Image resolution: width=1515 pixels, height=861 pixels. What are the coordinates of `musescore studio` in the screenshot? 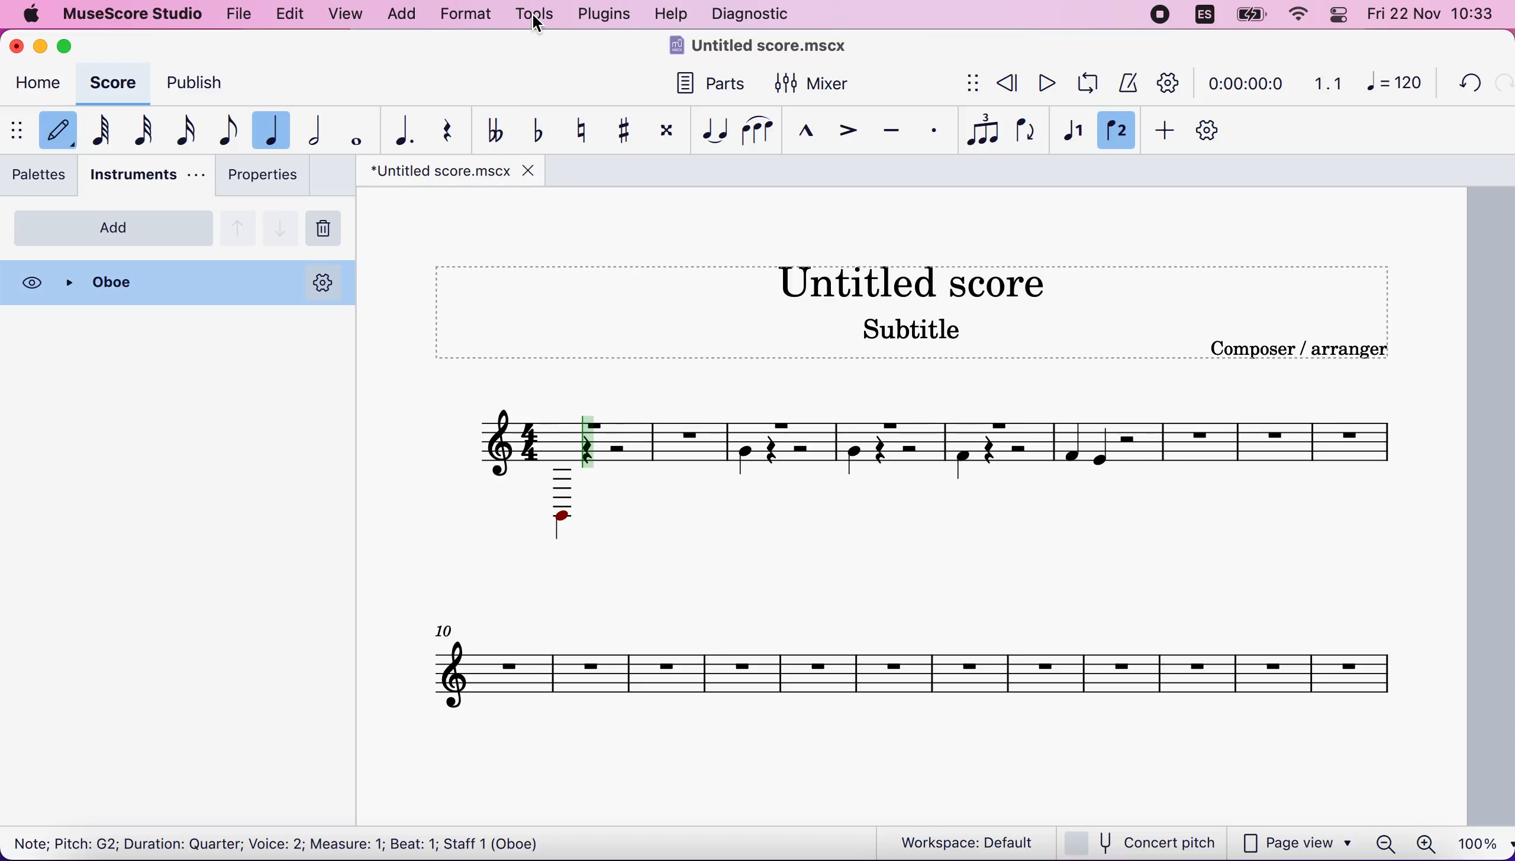 It's located at (140, 14).